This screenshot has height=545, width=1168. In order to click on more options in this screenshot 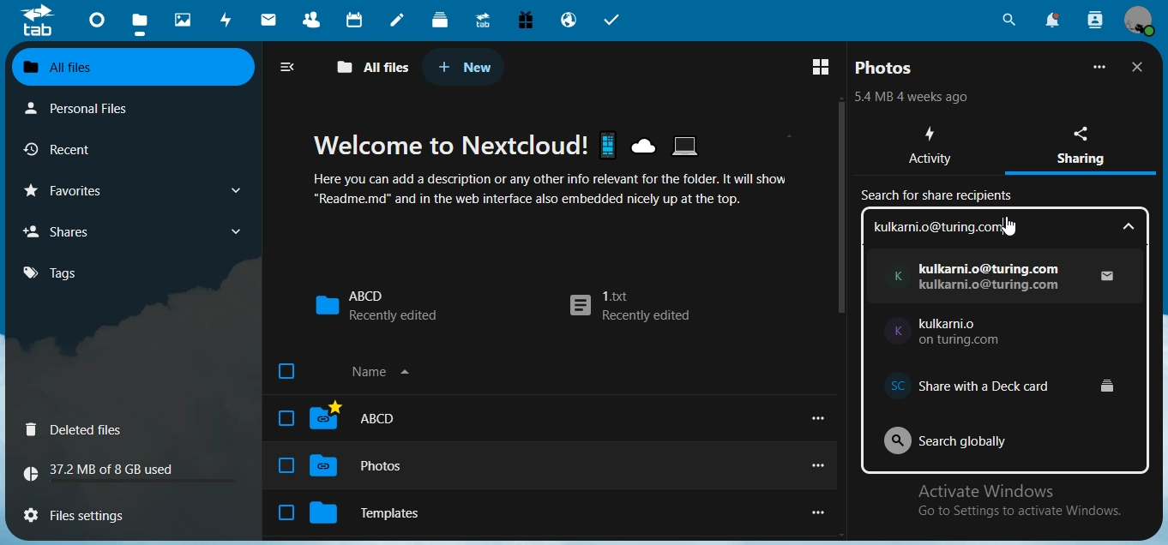, I will do `click(818, 417)`.